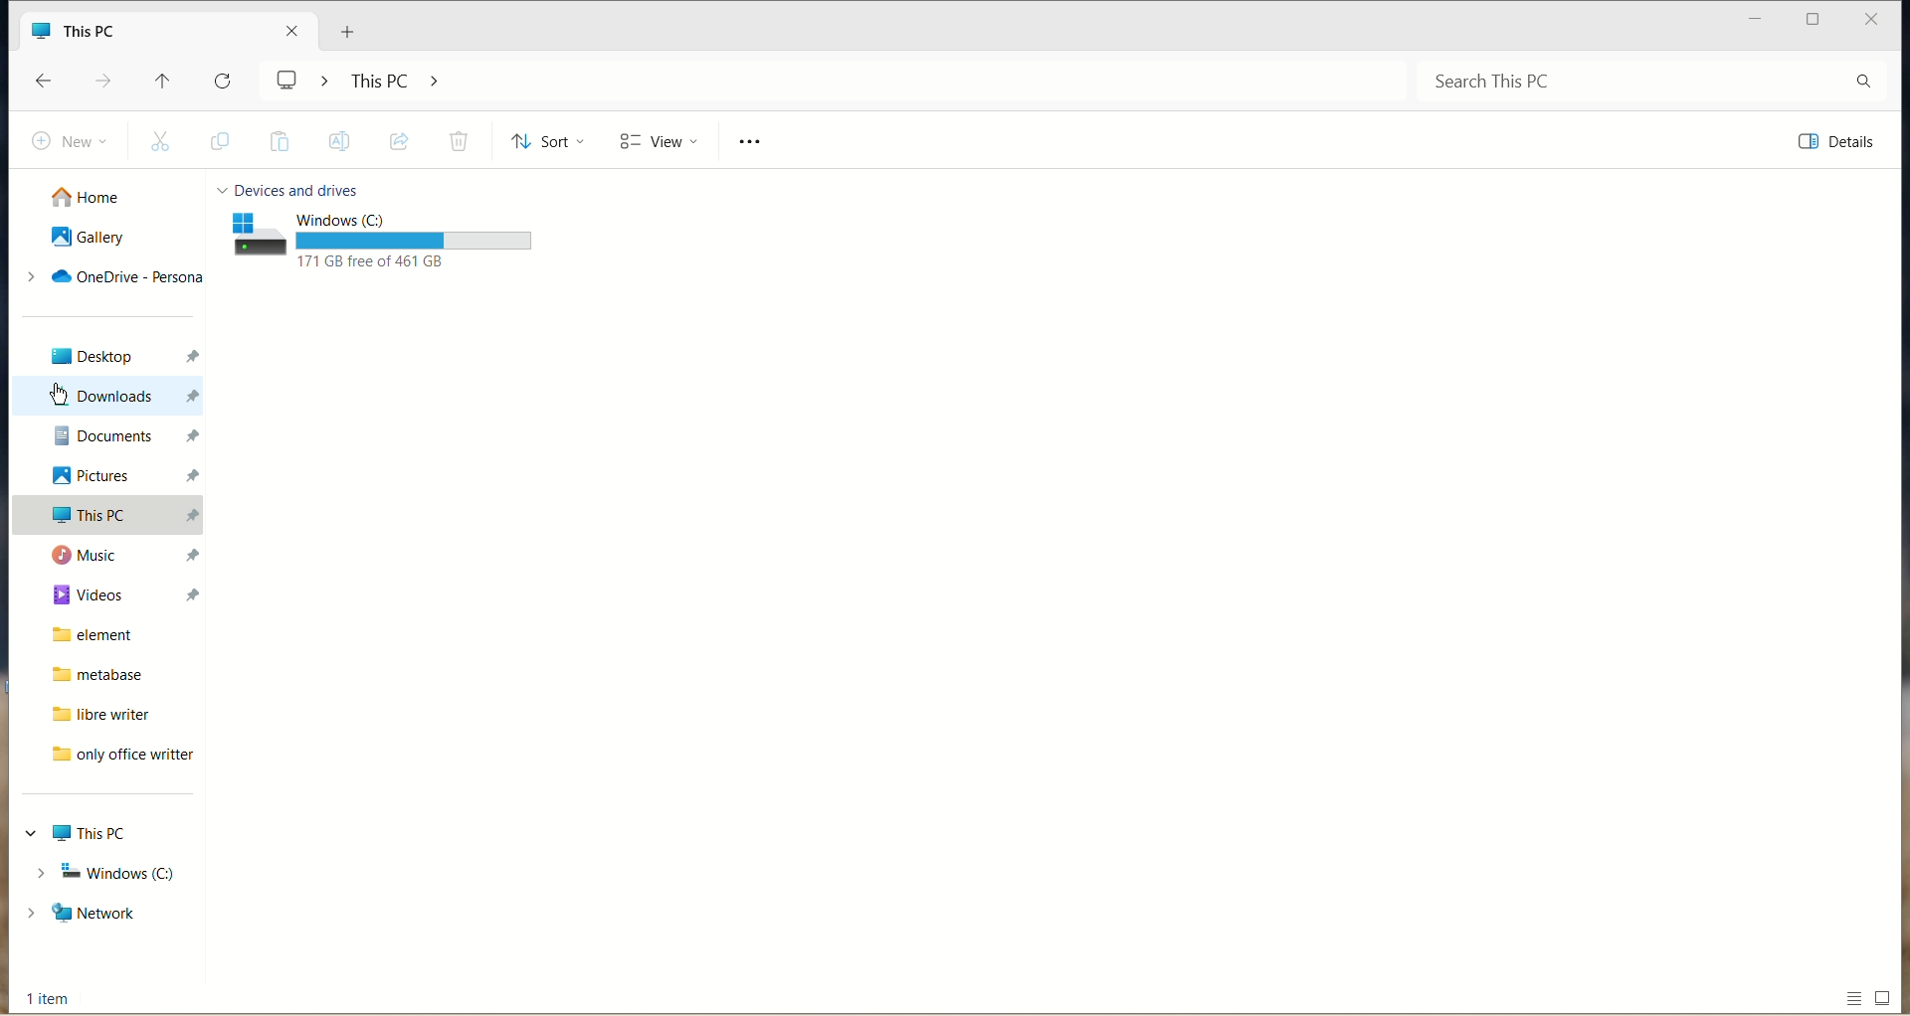  What do you see at coordinates (419, 241) in the screenshot?
I see `storage` at bounding box center [419, 241].